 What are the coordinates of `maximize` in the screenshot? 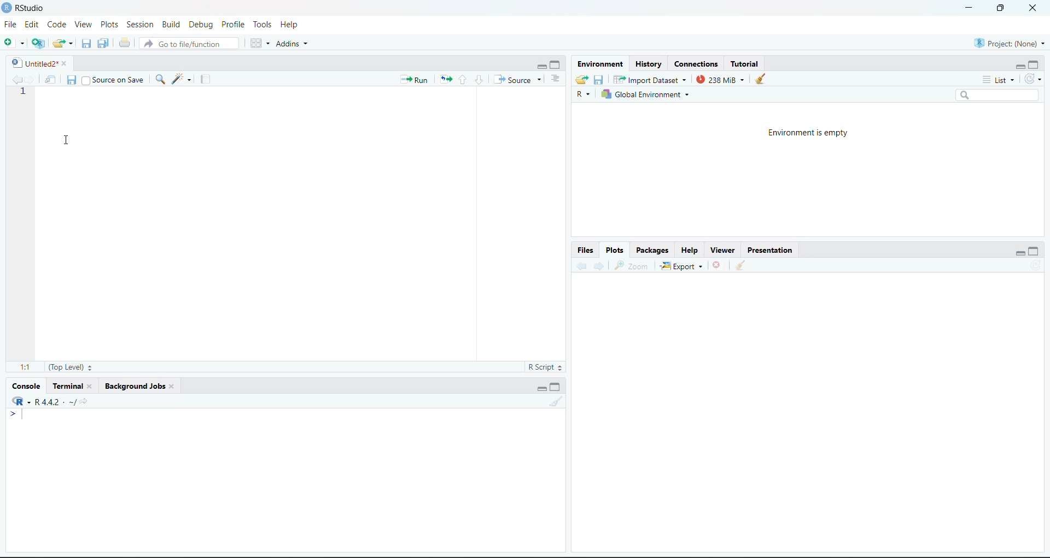 It's located at (556, 66).